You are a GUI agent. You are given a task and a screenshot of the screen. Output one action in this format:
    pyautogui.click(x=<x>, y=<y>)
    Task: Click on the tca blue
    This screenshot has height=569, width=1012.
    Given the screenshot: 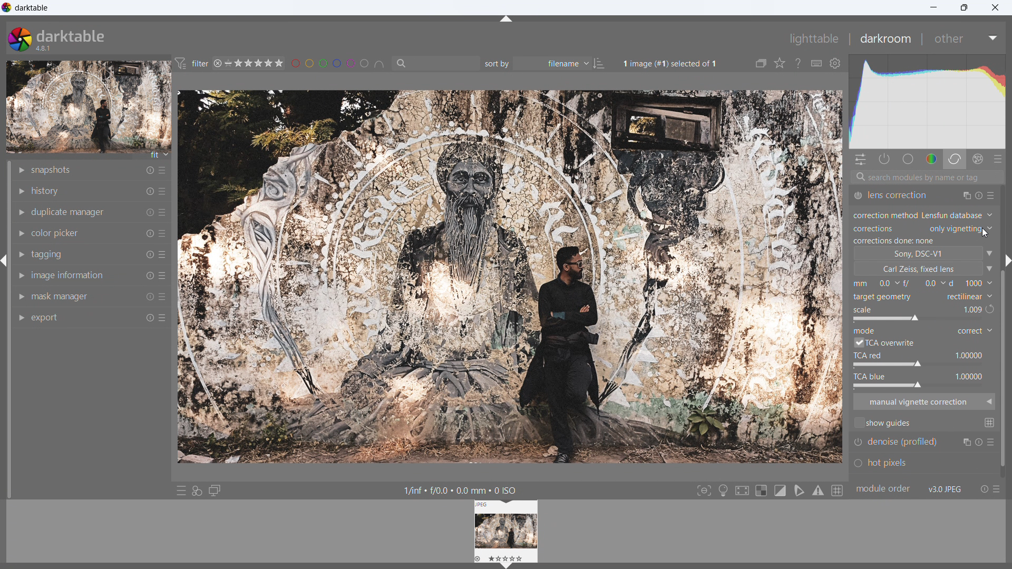 What is the action you would take?
    pyautogui.click(x=921, y=380)
    